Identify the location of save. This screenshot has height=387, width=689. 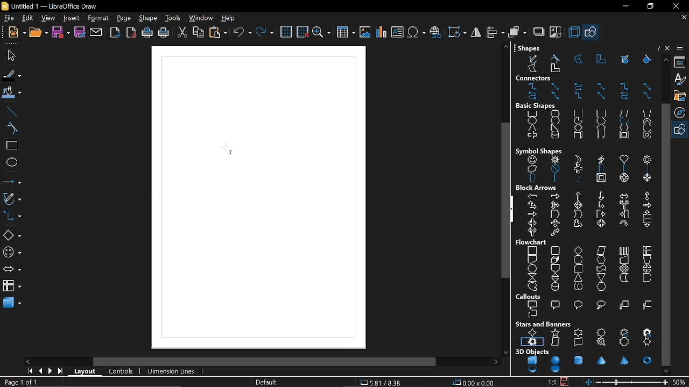
(567, 381).